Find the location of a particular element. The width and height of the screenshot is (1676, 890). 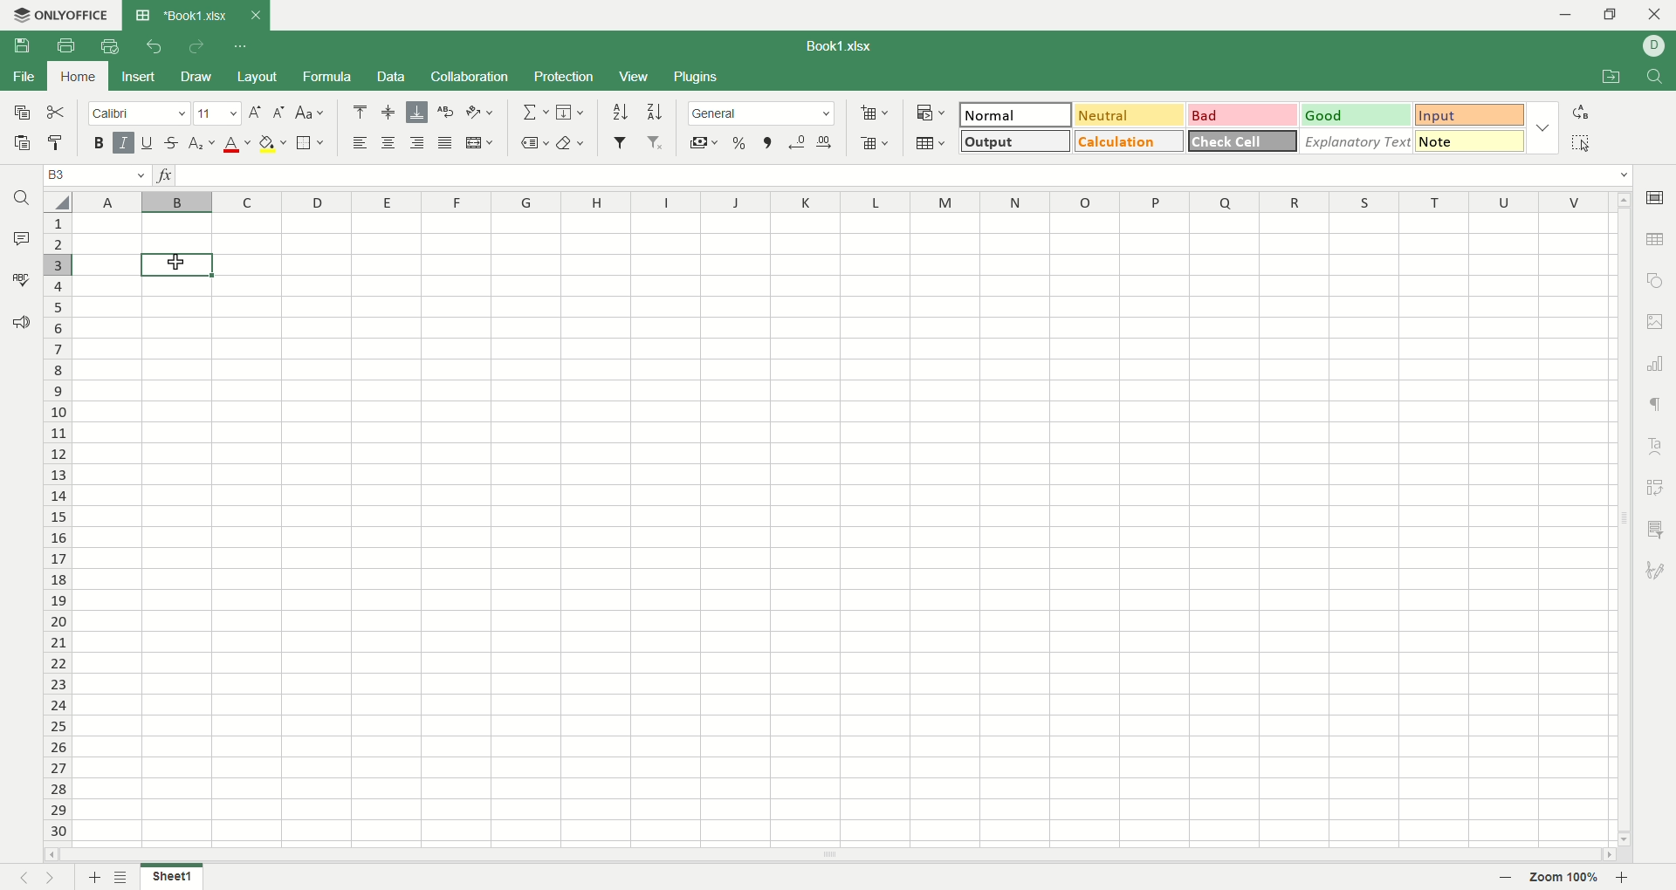

orientation is located at coordinates (482, 112).